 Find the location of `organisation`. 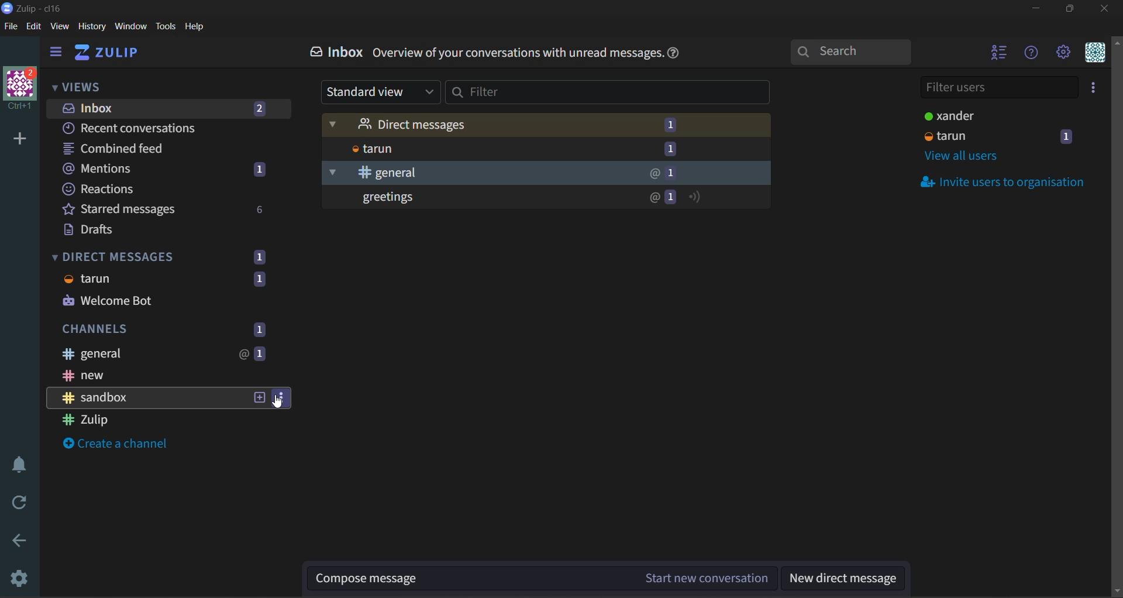

organisation is located at coordinates (21, 90).